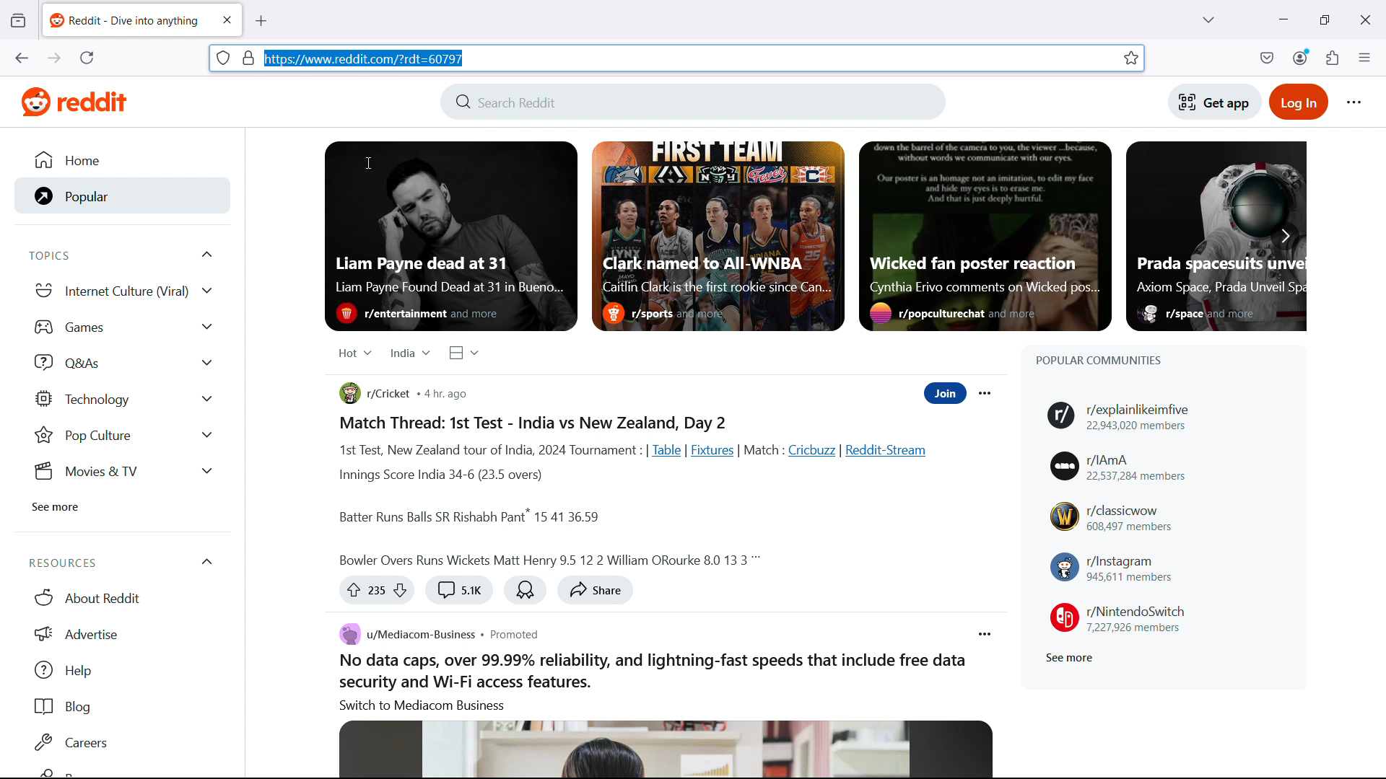  I want to click on Post type: promoted, so click(514, 633).